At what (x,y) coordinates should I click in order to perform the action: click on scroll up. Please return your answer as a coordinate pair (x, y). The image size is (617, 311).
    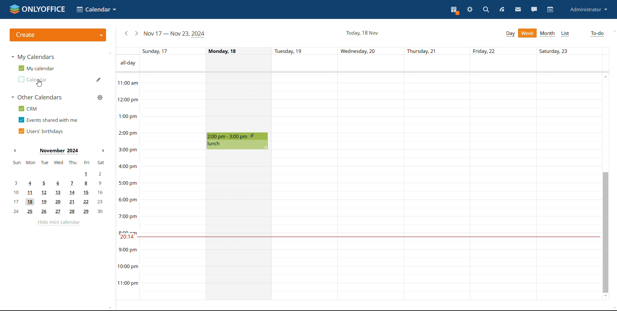
    Looking at the image, I should click on (604, 75).